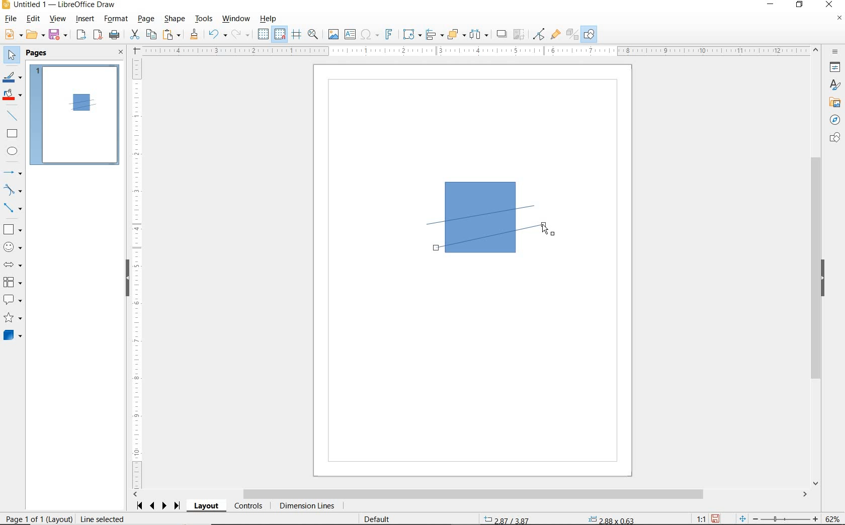 The width and height of the screenshot is (845, 525). What do you see at coordinates (490, 216) in the screenshot?
I see `LINE` at bounding box center [490, 216].